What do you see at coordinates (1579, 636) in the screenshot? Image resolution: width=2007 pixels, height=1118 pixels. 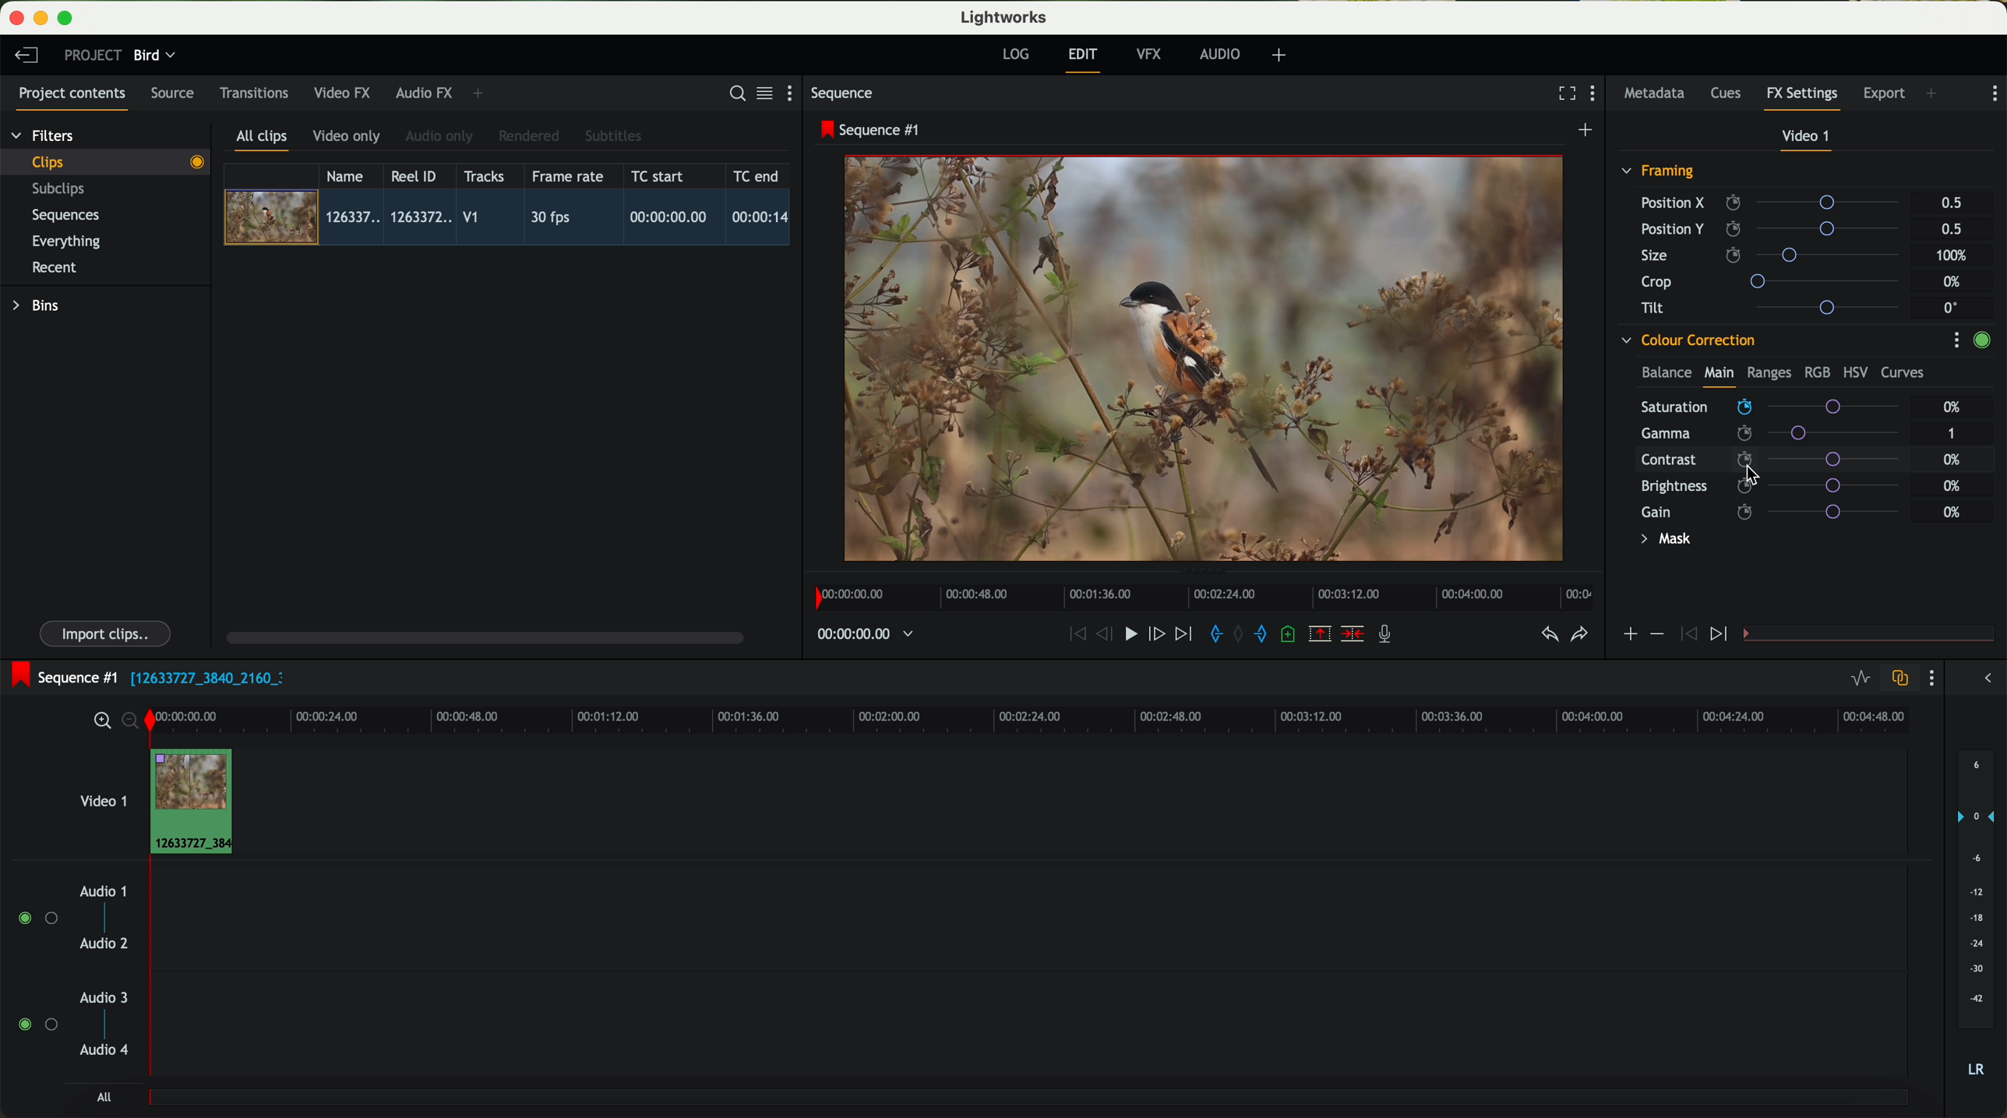 I see `redo` at bounding box center [1579, 636].